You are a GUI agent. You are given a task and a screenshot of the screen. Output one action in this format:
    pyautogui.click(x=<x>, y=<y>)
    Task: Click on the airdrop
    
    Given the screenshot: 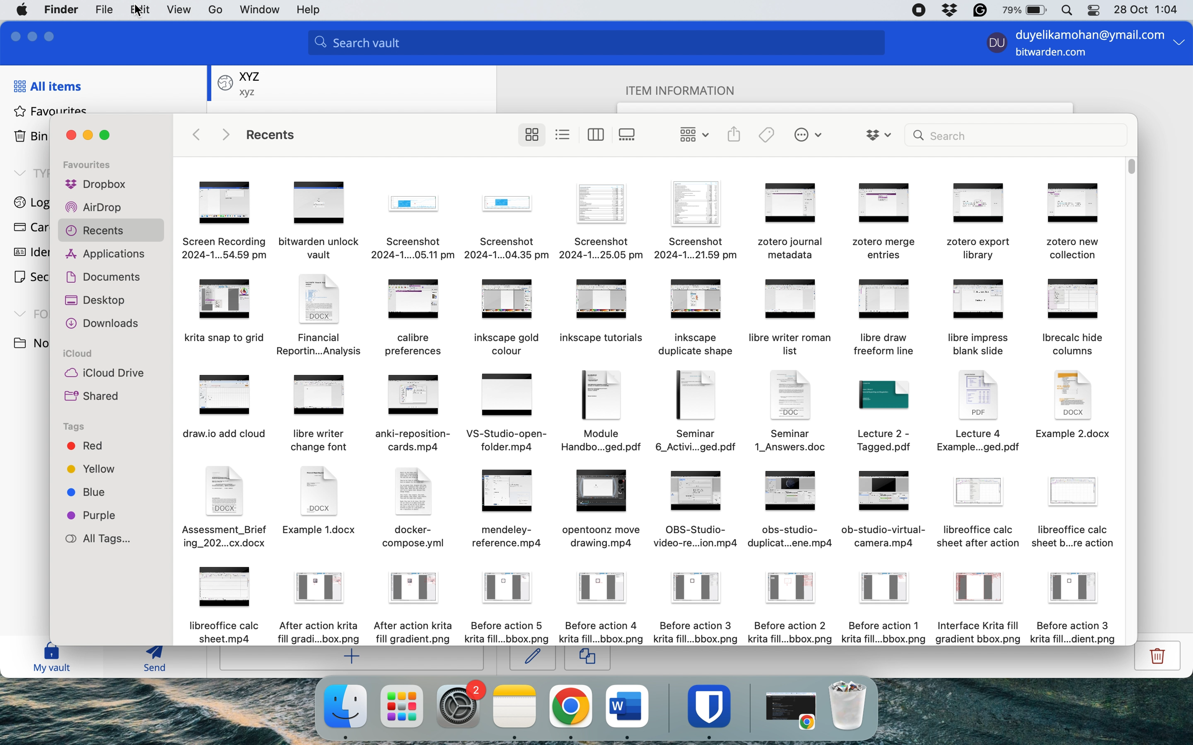 What is the action you would take?
    pyautogui.click(x=93, y=209)
    